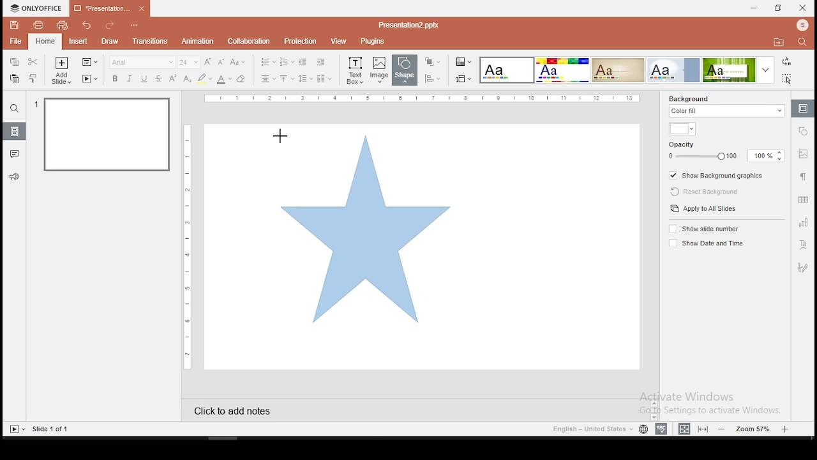 Image resolution: width=817 pixels, height=460 pixels. Describe the element at coordinates (88, 25) in the screenshot. I see `undo` at that location.